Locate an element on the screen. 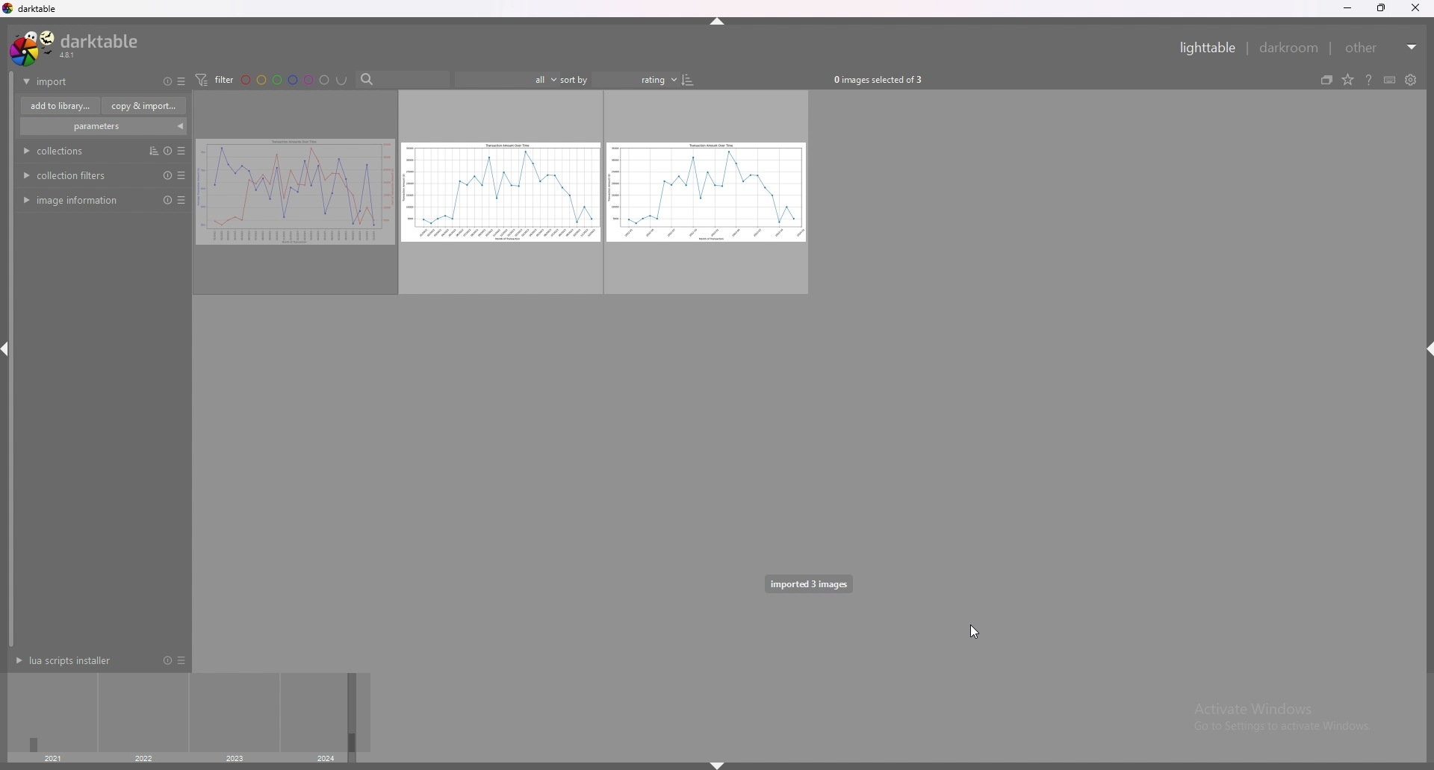 The image size is (1434, 770). presets is located at coordinates (181, 175).